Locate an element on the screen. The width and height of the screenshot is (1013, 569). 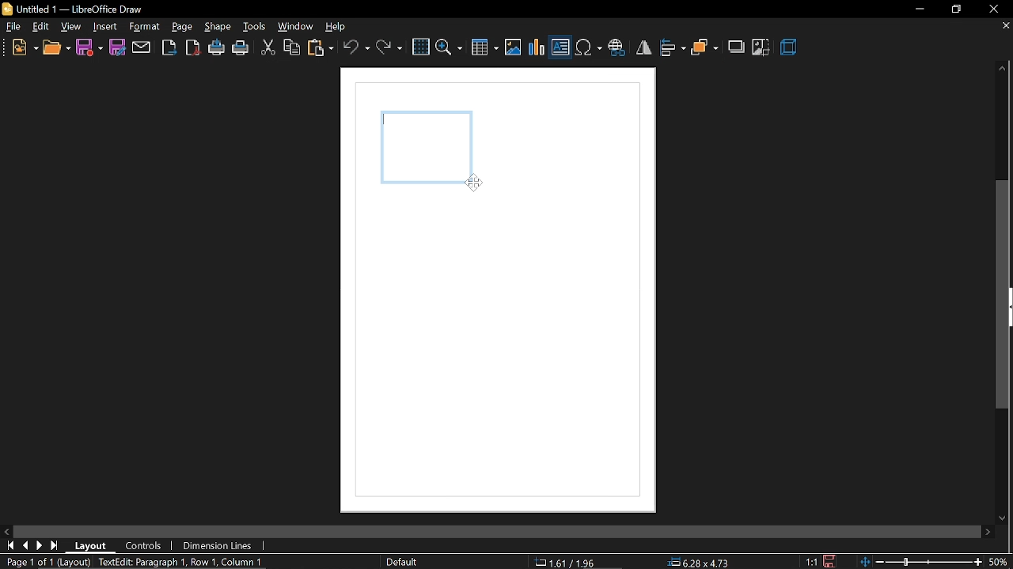
shadow is located at coordinates (738, 46).